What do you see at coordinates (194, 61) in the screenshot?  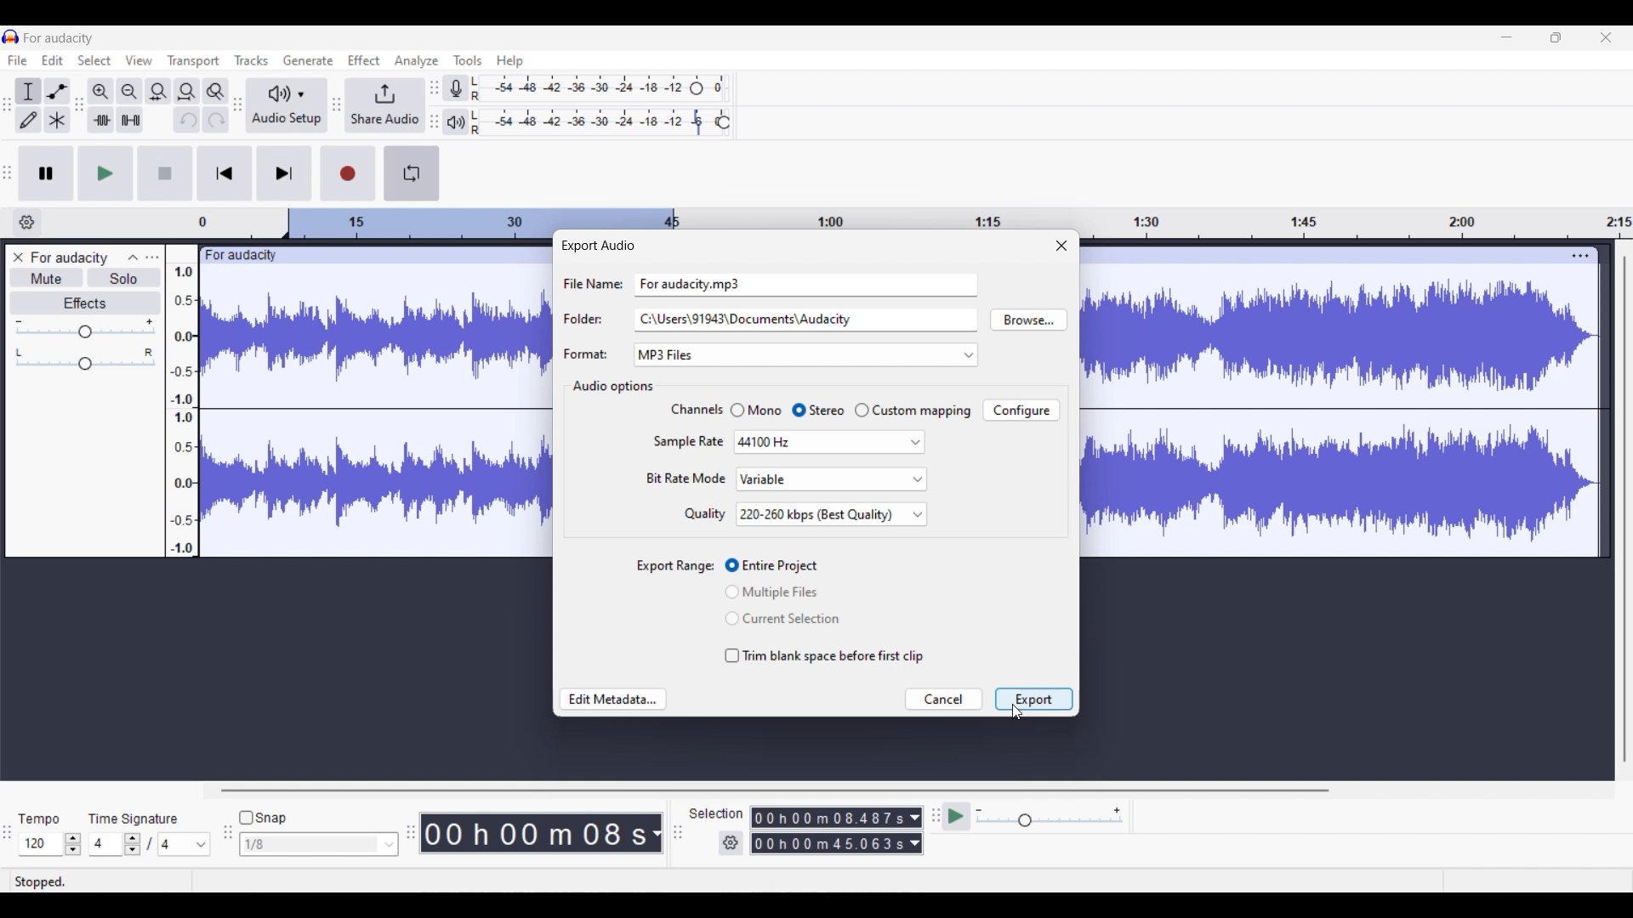 I see `Transport menu` at bounding box center [194, 61].